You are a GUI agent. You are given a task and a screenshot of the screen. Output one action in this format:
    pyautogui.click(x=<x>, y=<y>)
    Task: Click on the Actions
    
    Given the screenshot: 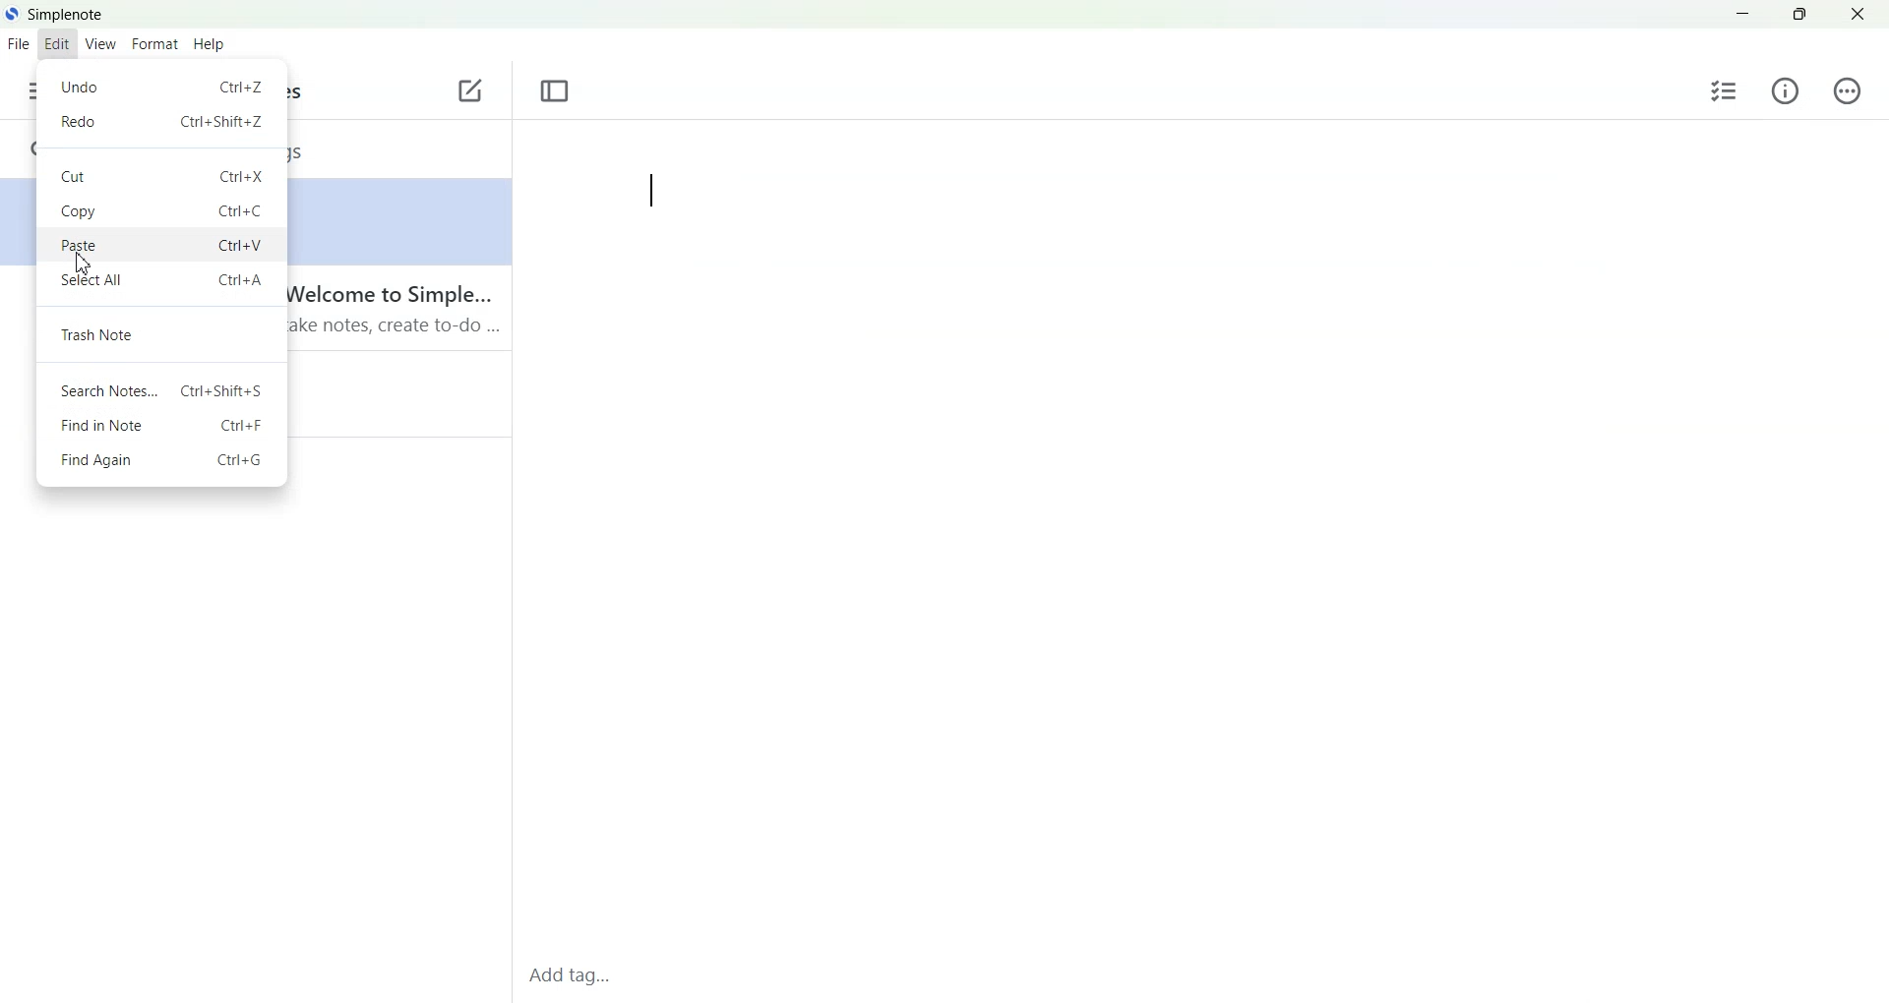 What is the action you would take?
    pyautogui.click(x=1843, y=90)
    